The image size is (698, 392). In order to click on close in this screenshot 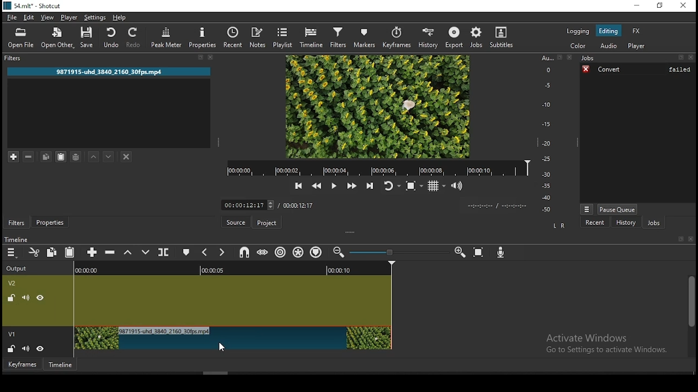, I will do `click(691, 238)`.